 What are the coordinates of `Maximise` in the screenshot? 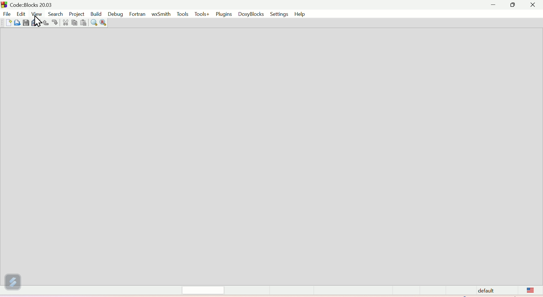 It's located at (512, 6).